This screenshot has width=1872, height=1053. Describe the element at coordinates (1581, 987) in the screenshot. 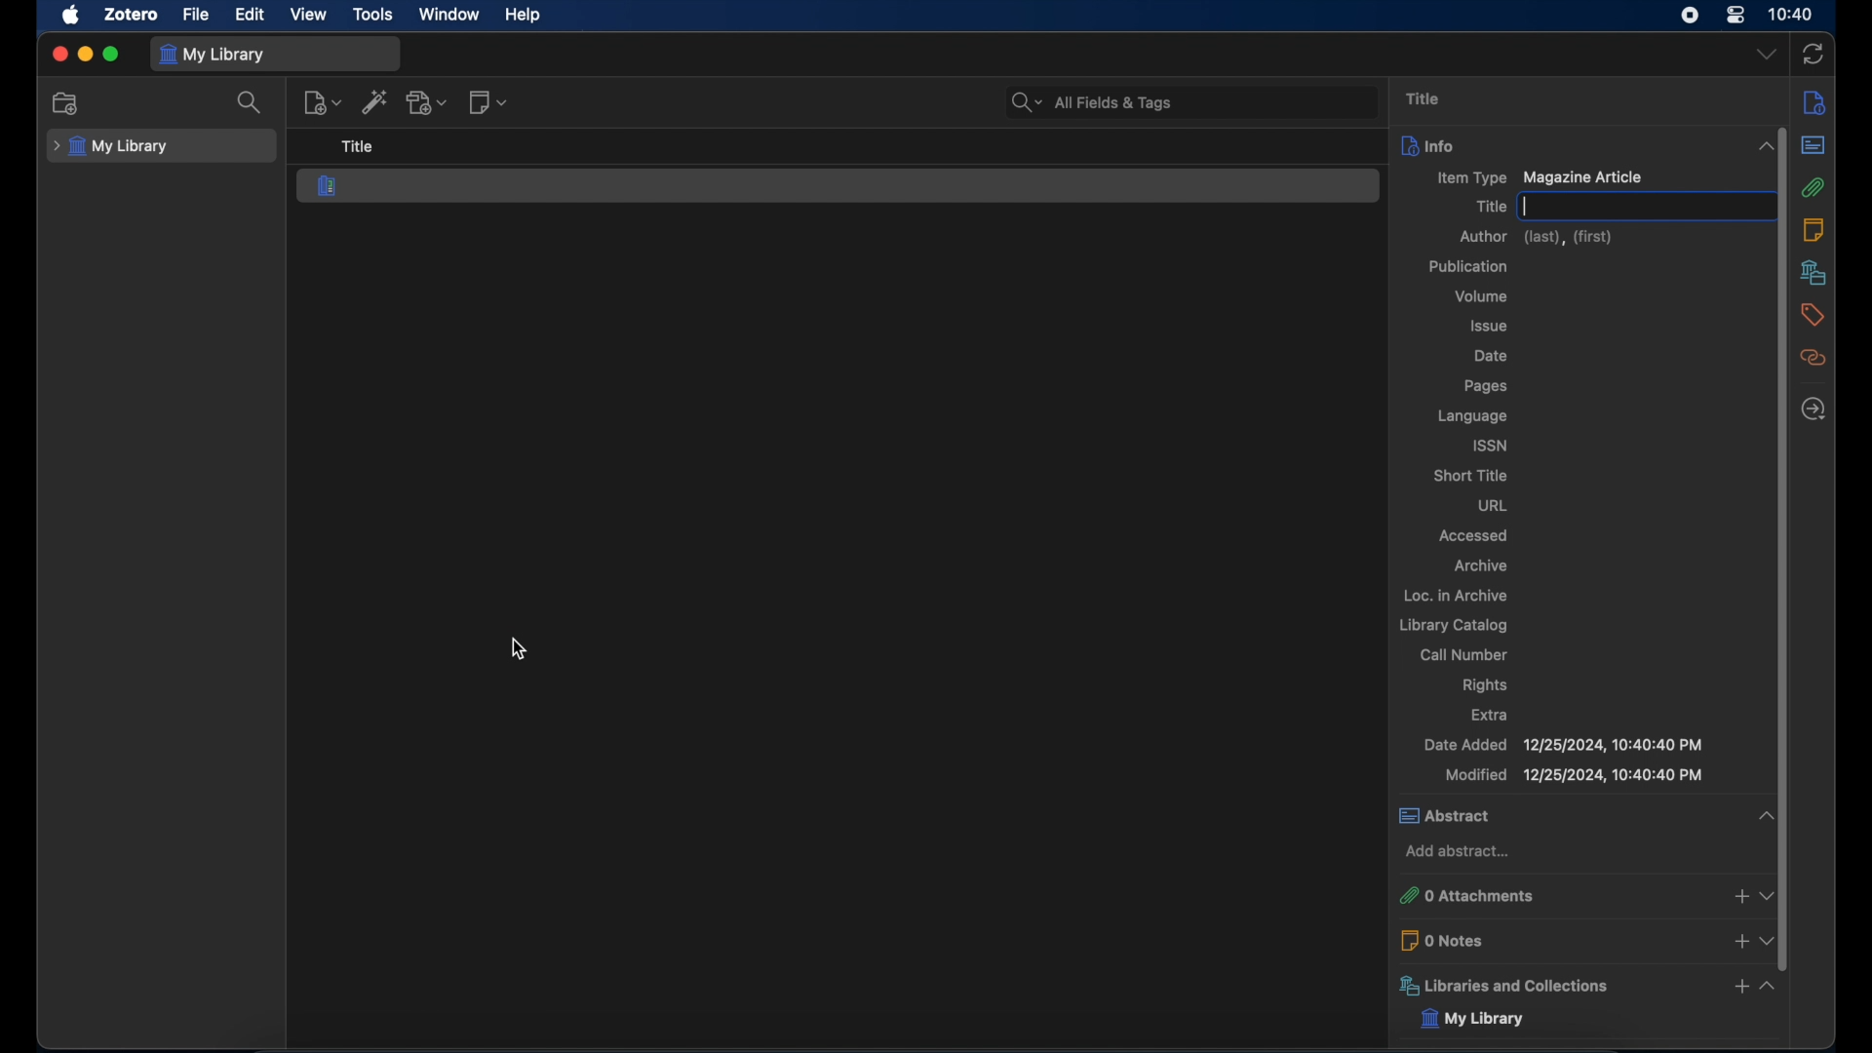

I see `libraries` at that location.